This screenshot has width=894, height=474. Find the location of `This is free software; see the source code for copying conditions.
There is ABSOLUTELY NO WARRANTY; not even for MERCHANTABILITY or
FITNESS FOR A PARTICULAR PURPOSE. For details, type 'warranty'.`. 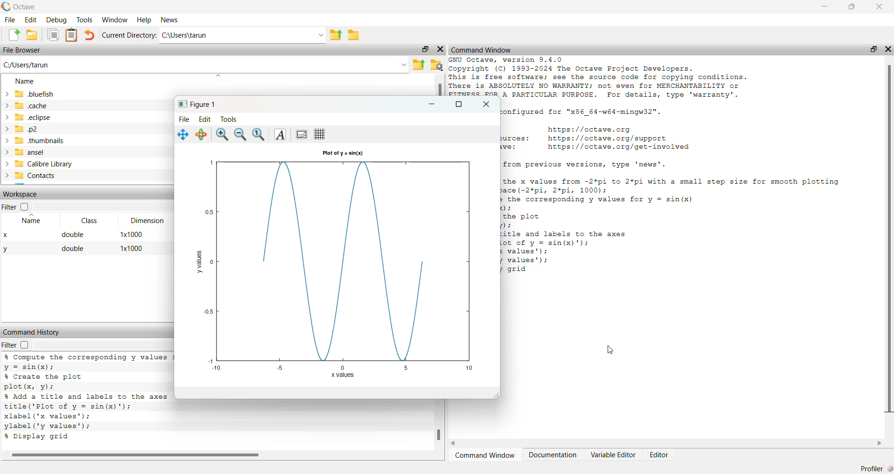

This is free software; see the source code for copying conditions.
There is ABSOLUTELY NO WARRANTY; not even for MERCHANTABILITY or
FITNESS FOR A PARTICULAR PURPOSE. For details, type 'warranty'. is located at coordinates (596, 86).